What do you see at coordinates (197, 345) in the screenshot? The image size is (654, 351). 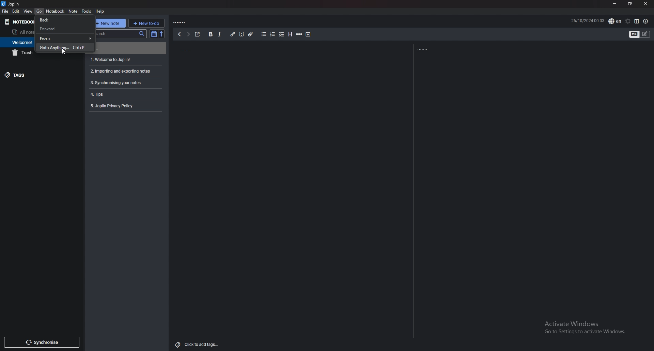 I see `` at bounding box center [197, 345].